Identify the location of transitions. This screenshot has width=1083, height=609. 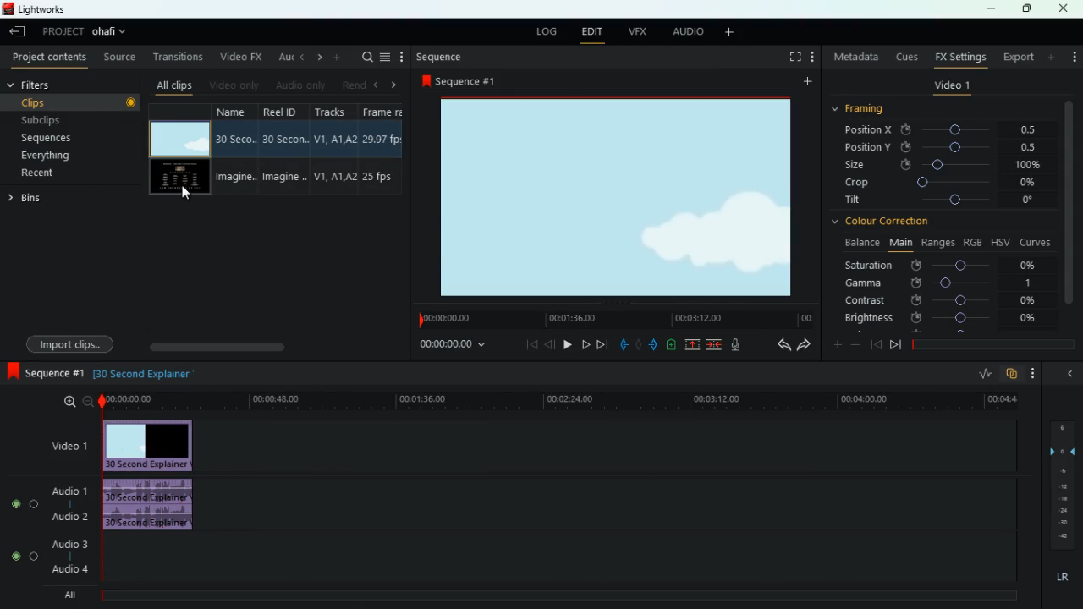
(179, 57).